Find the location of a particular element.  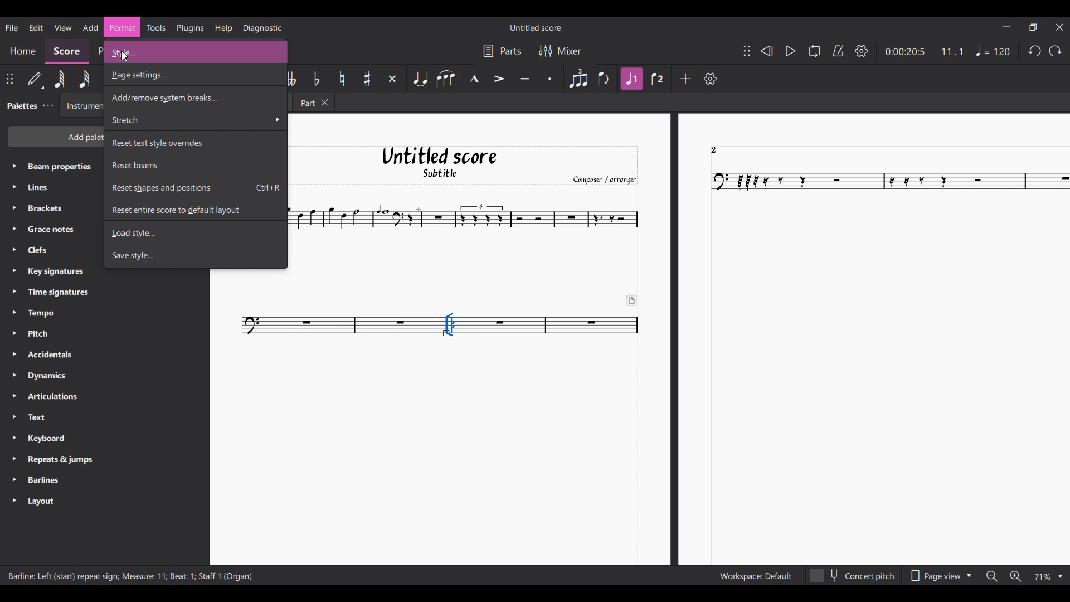

Load style is located at coordinates (195, 232).